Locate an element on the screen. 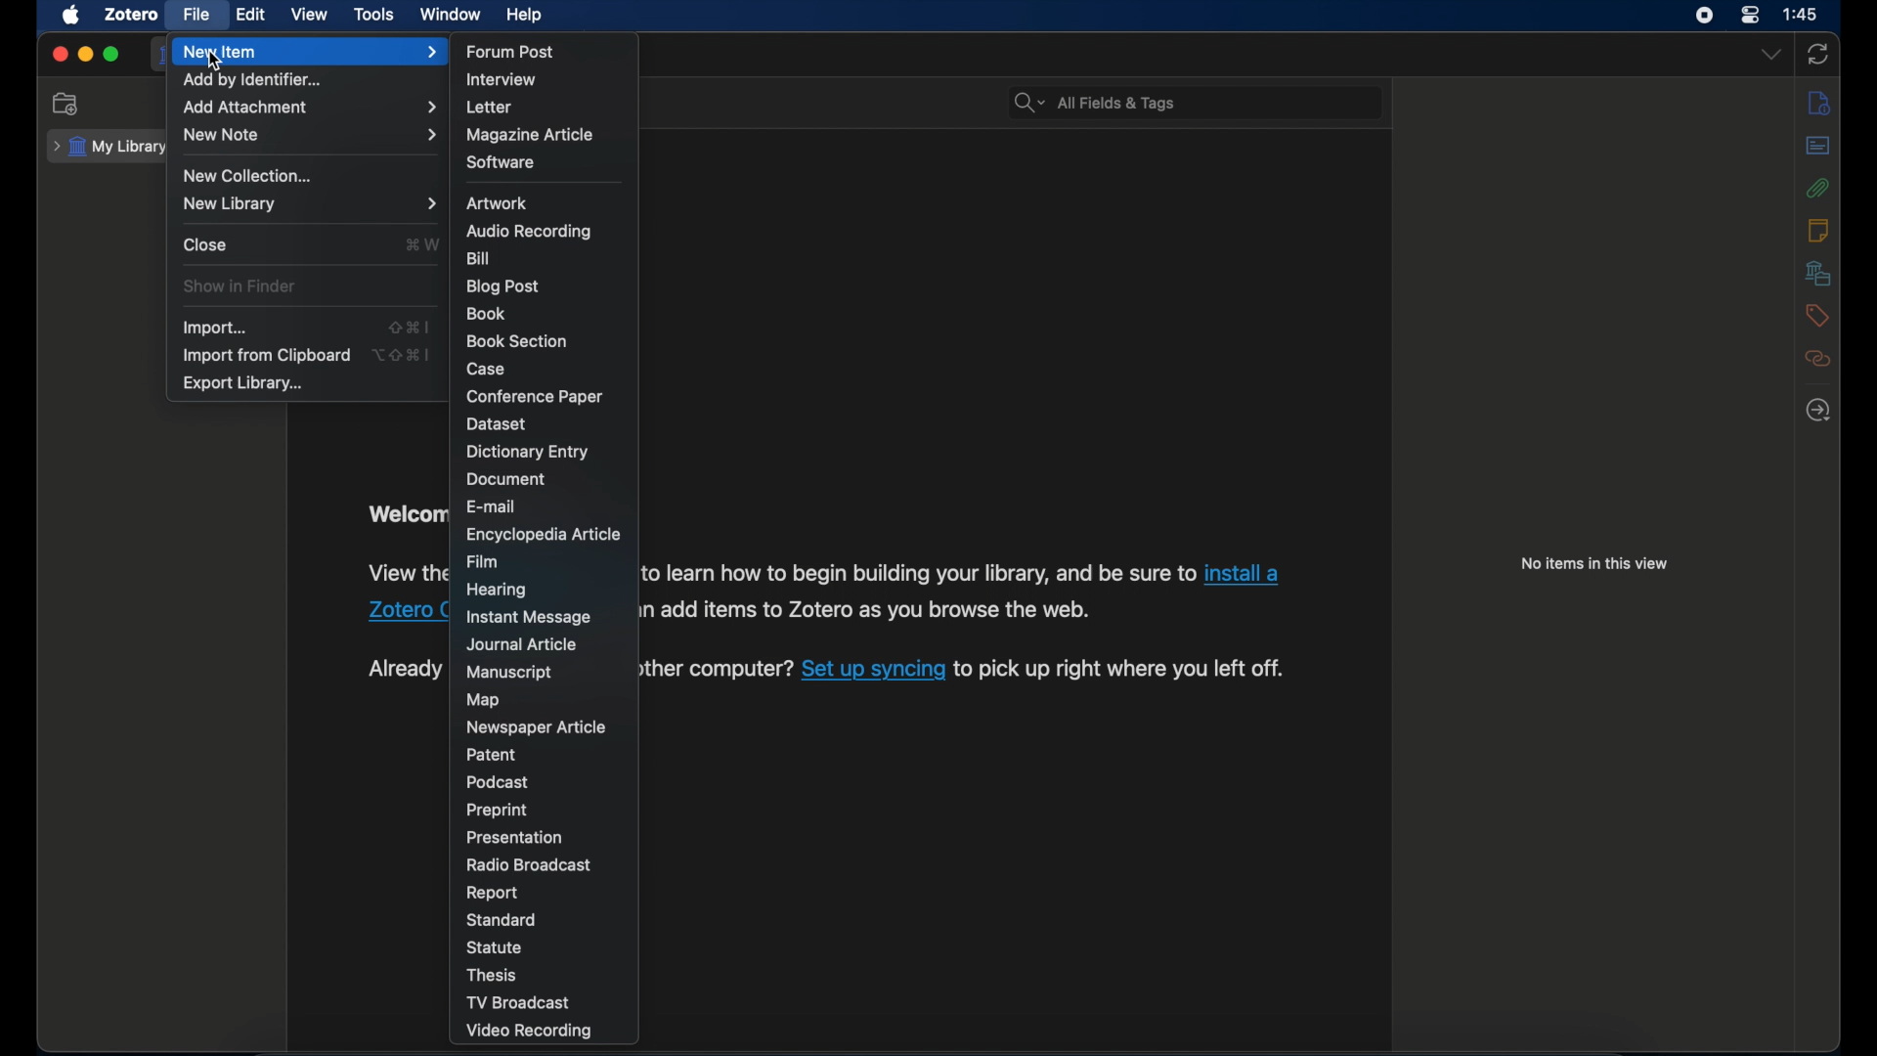 Image resolution: width=1877 pixels, height=1056 pixels. map is located at coordinates (483, 700).